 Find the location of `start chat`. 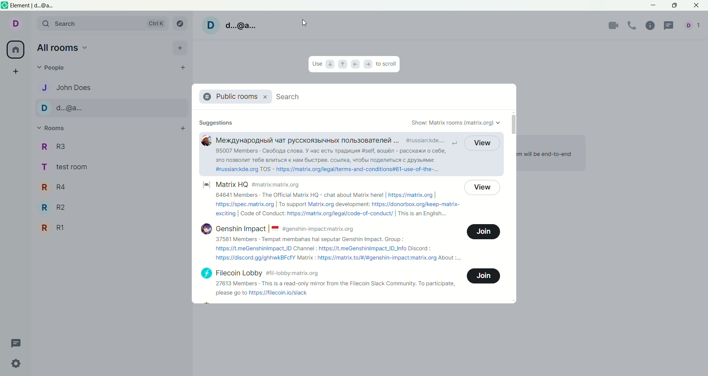

start chat is located at coordinates (182, 67).